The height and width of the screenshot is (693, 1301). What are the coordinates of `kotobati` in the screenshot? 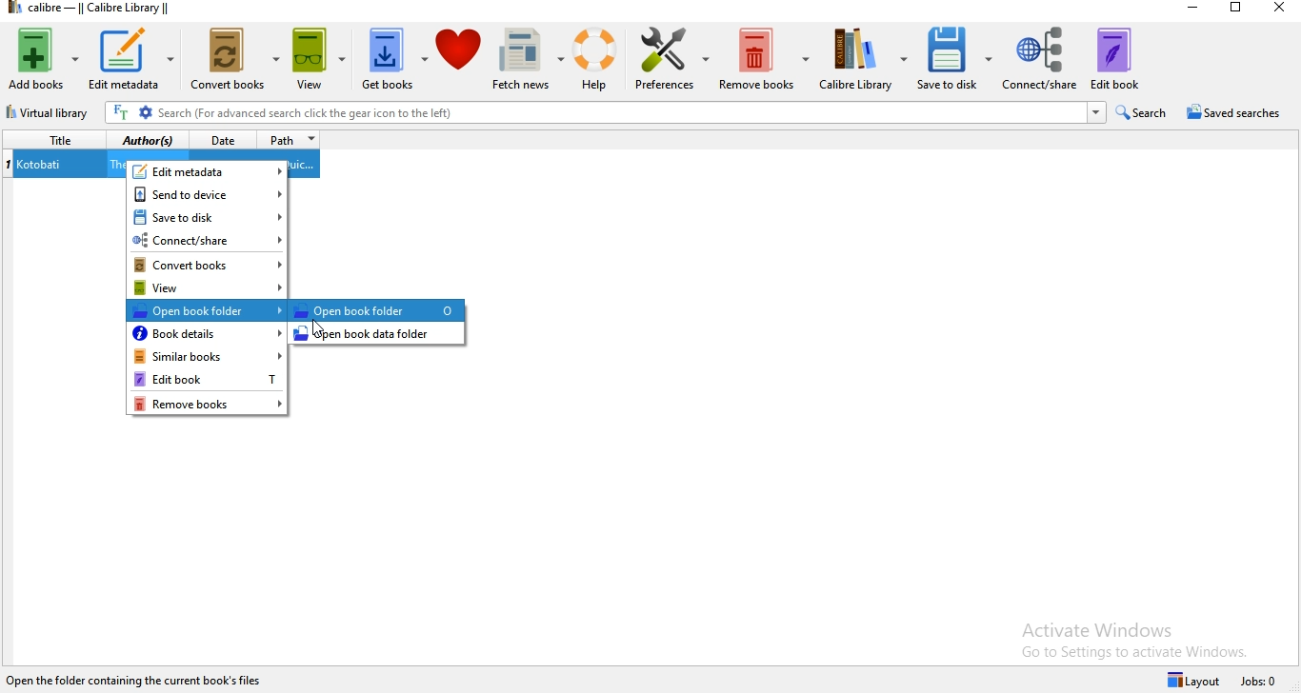 It's located at (45, 166).